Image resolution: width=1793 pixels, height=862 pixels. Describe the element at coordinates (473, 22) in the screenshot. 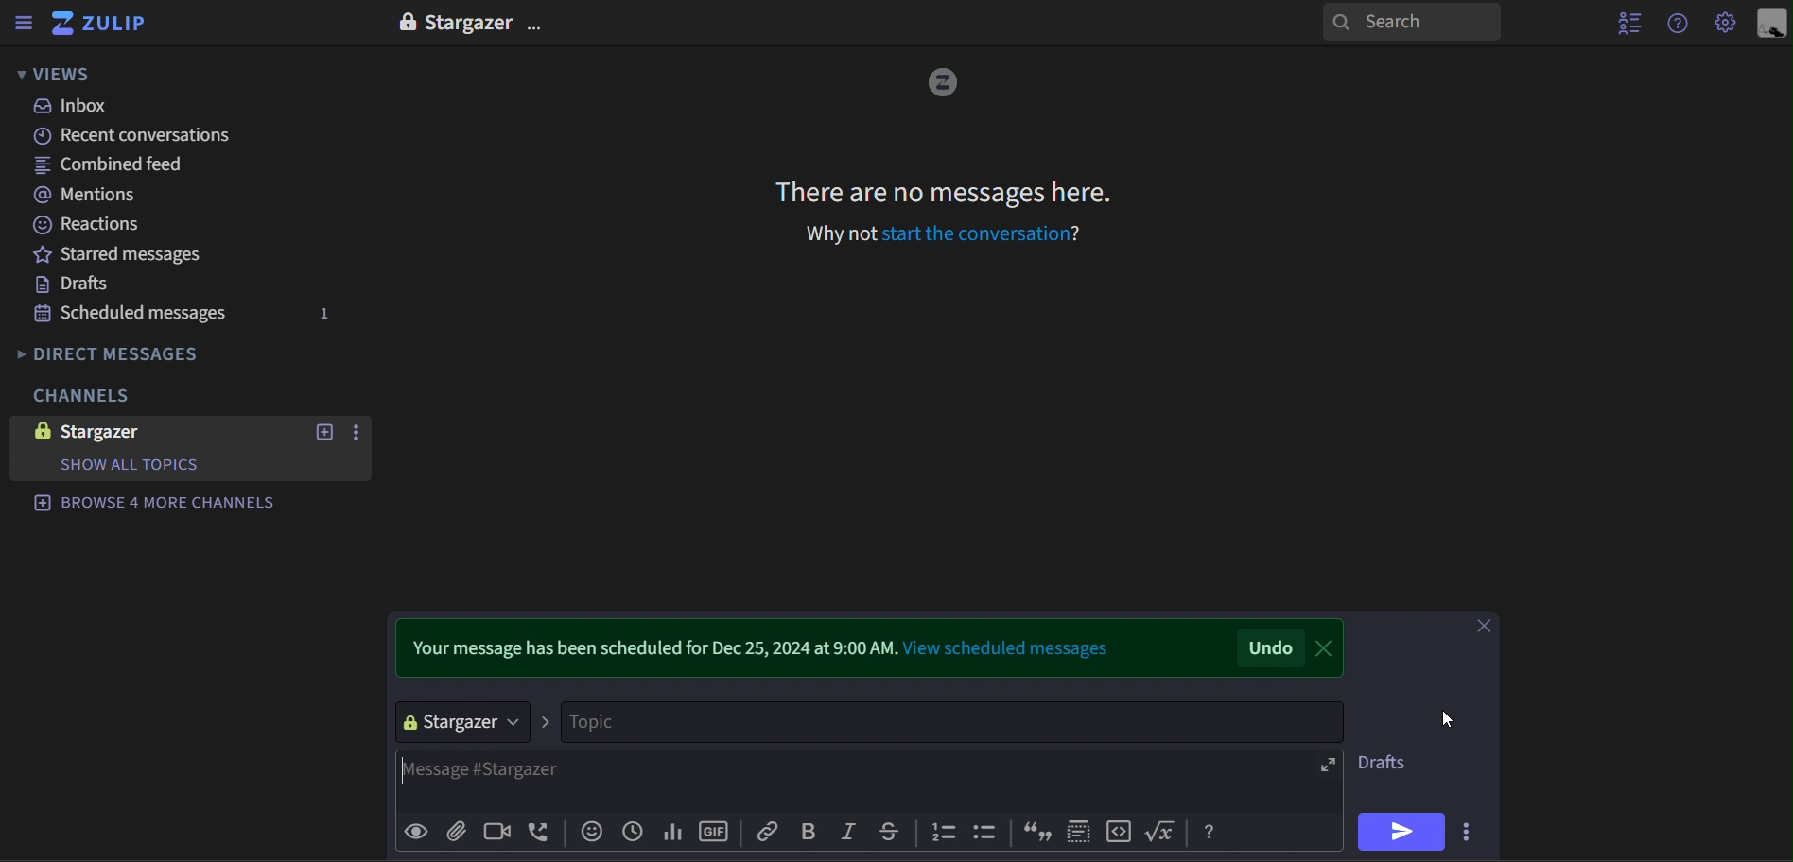

I see `Stargazer` at that location.